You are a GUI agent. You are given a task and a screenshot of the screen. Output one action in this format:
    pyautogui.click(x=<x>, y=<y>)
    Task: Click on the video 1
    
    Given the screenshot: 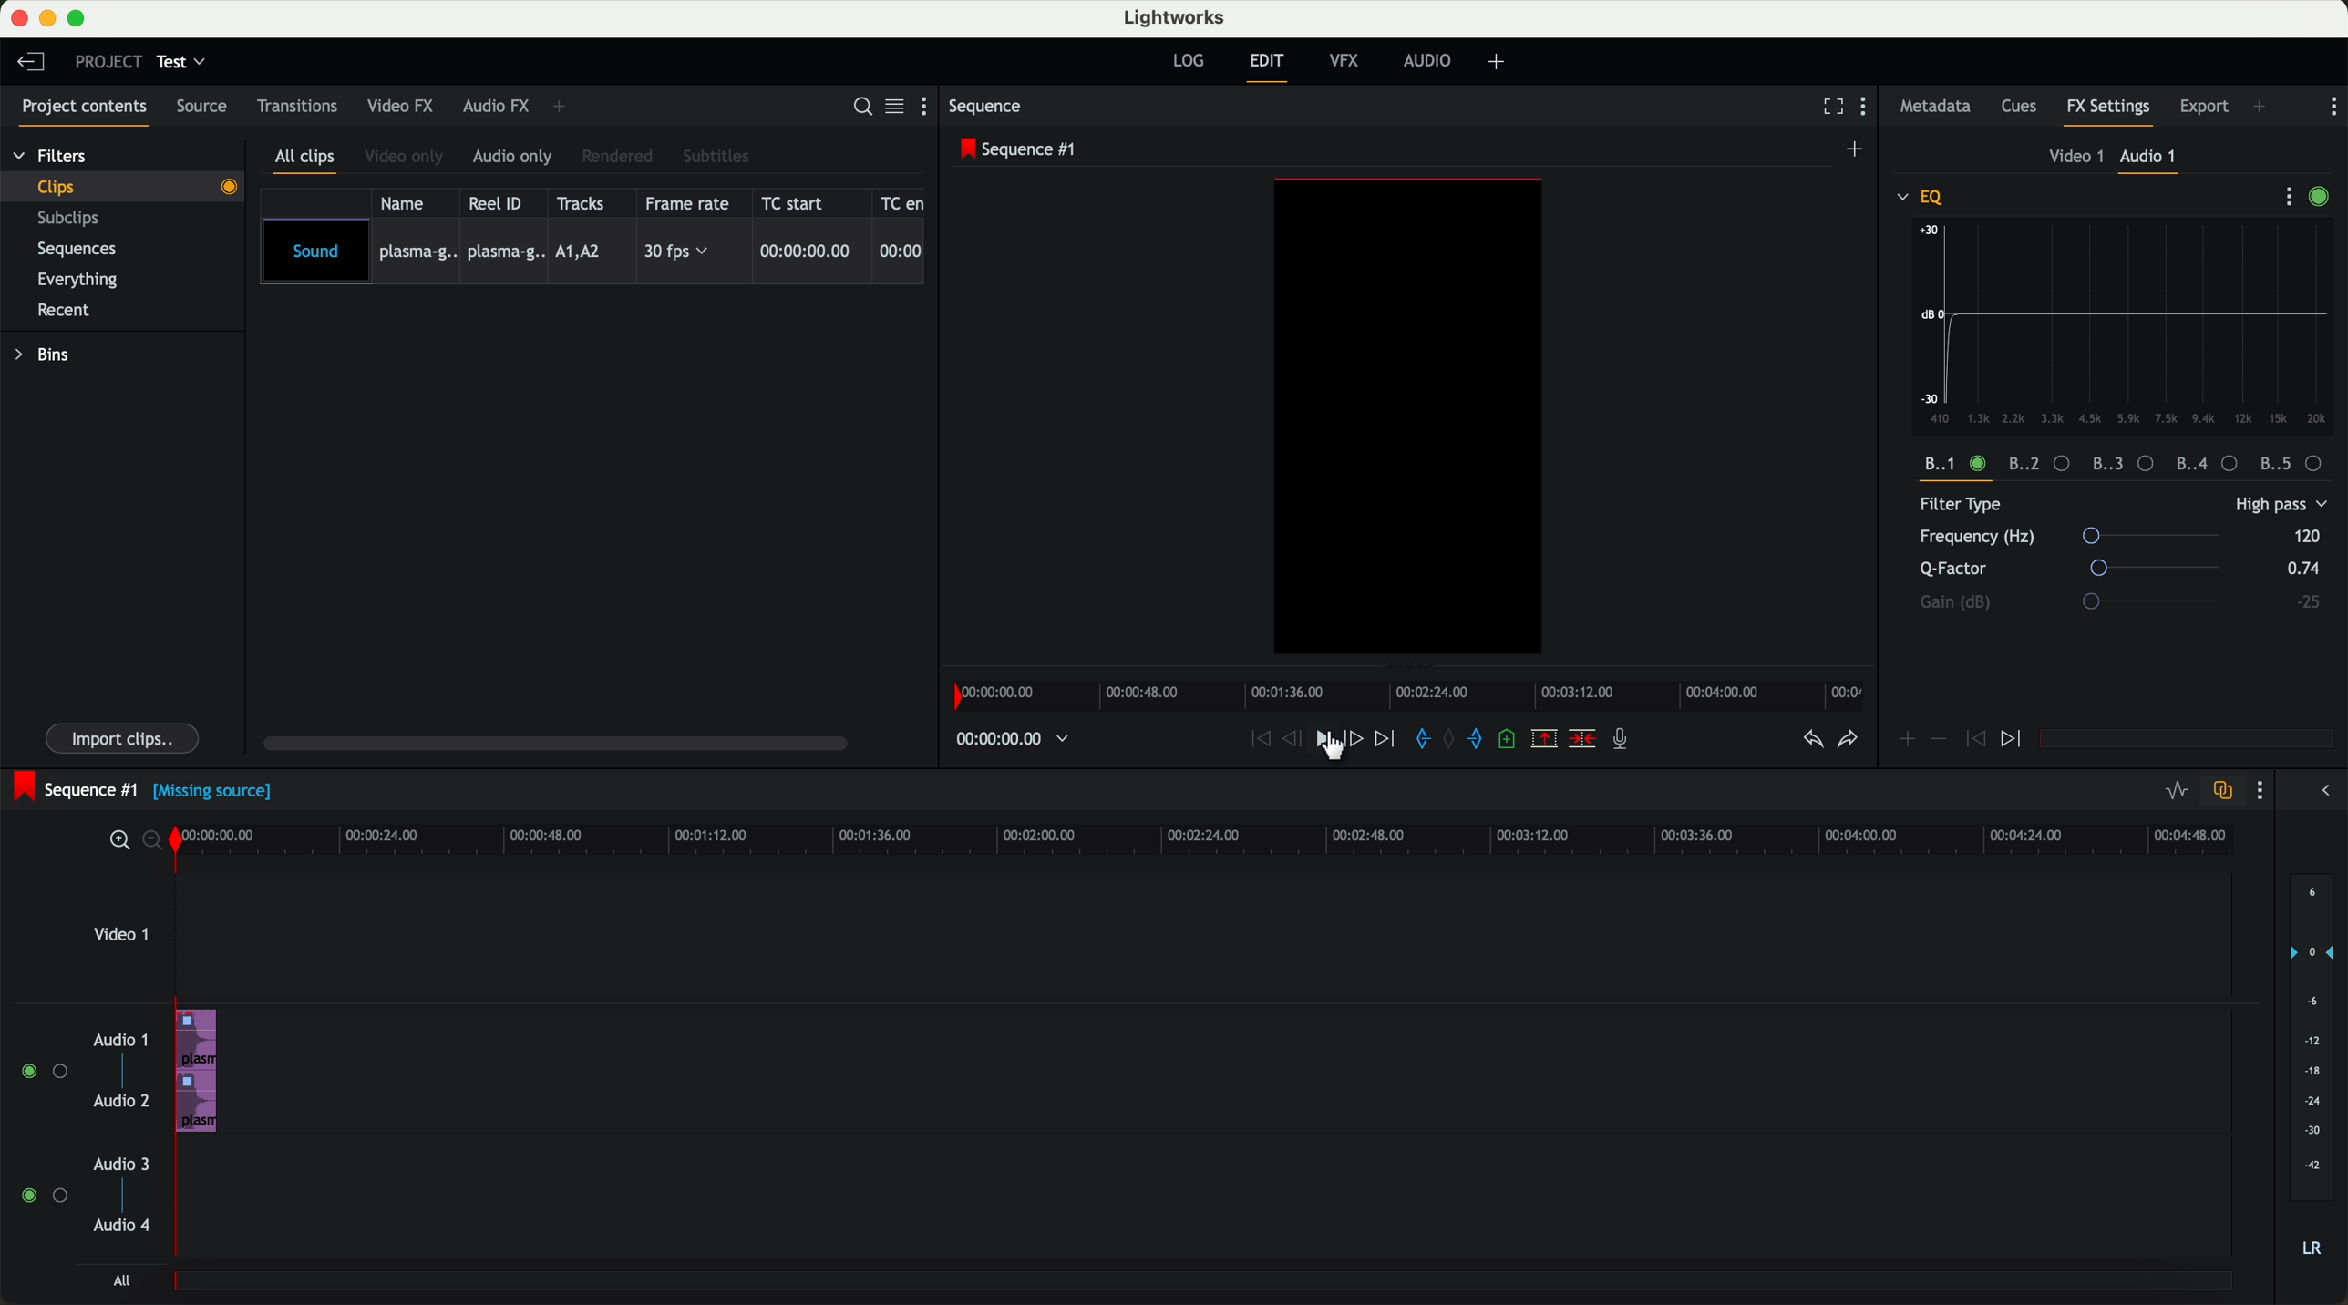 What is the action you would take?
    pyautogui.click(x=121, y=940)
    